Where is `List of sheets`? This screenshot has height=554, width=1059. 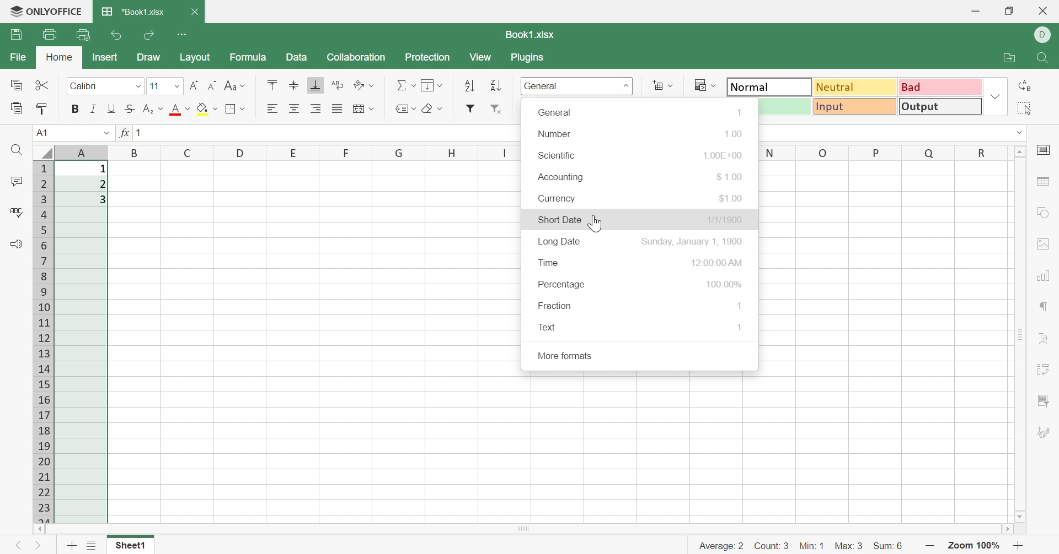 List of sheets is located at coordinates (91, 546).